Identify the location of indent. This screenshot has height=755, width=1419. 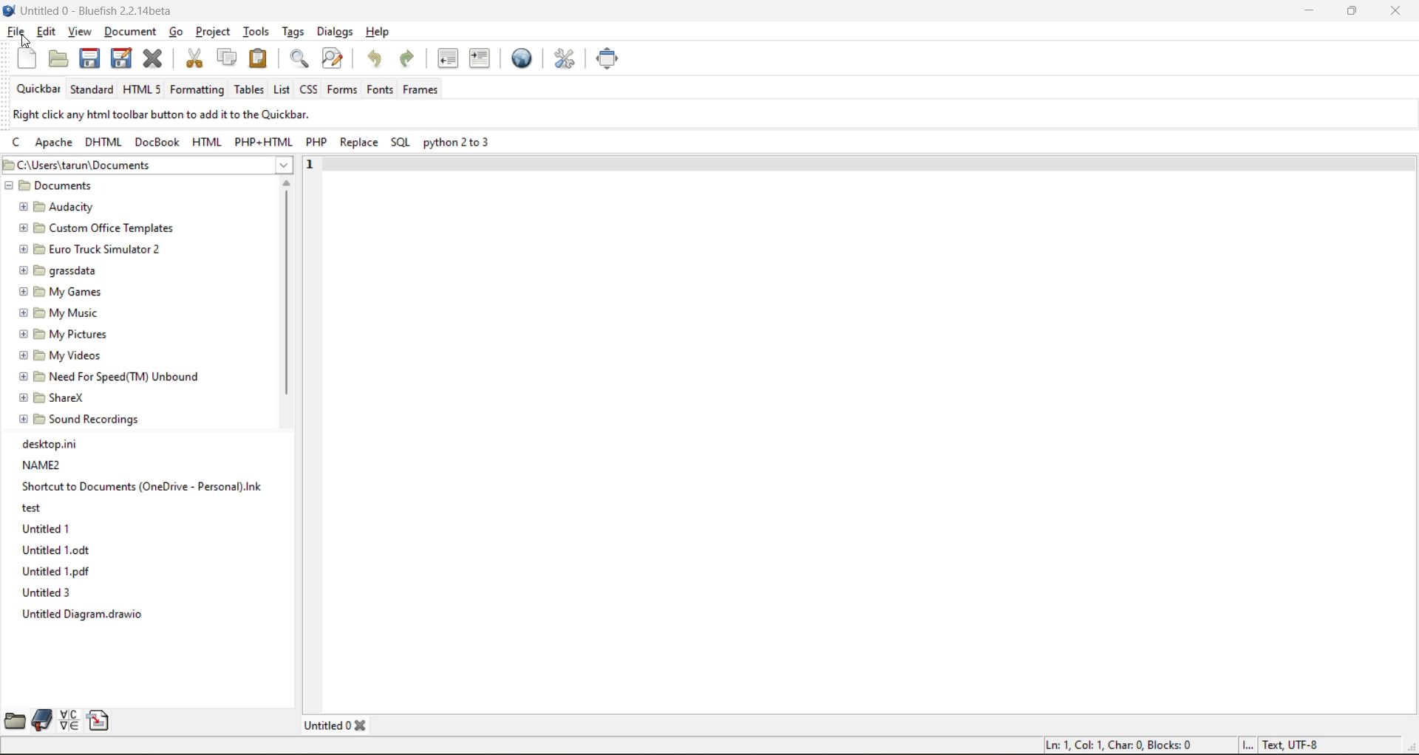
(480, 58).